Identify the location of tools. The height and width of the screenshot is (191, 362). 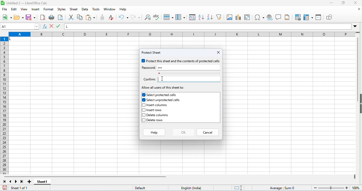
(96, 9).